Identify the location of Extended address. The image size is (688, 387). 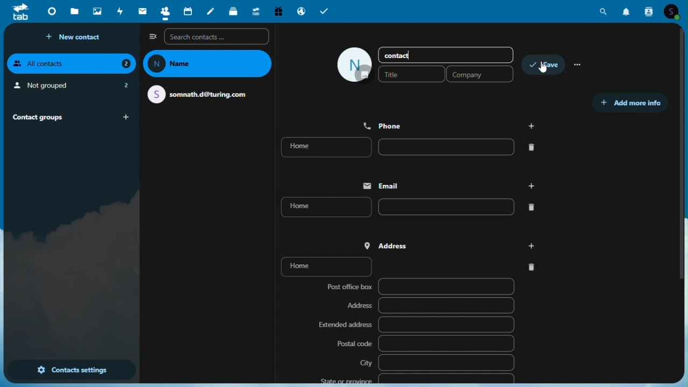
(415, 325).